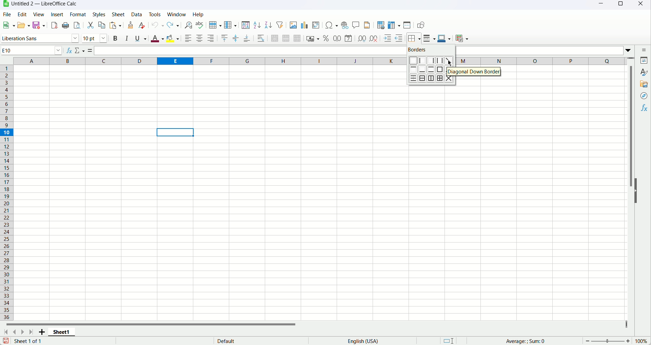 This screenshot has width=651, height=345. What do you see at coordinates (80, 50) in the screenshot?
I see `Select function` at bounding box center [80, 50].